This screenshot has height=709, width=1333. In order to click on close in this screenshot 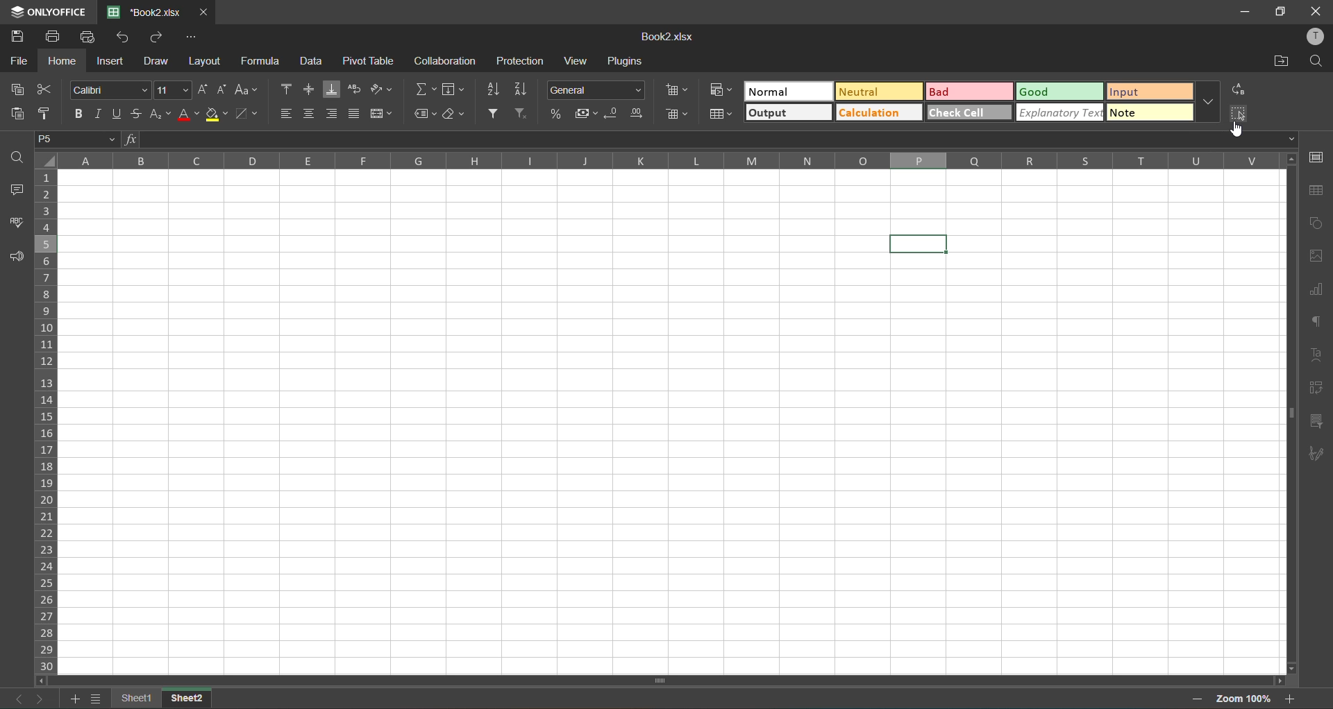, I will do `click(1317, 10)`.